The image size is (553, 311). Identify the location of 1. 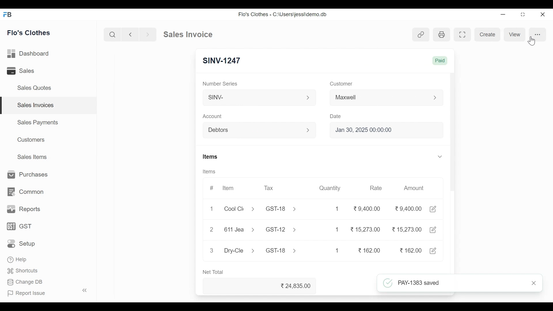
(337, 250).